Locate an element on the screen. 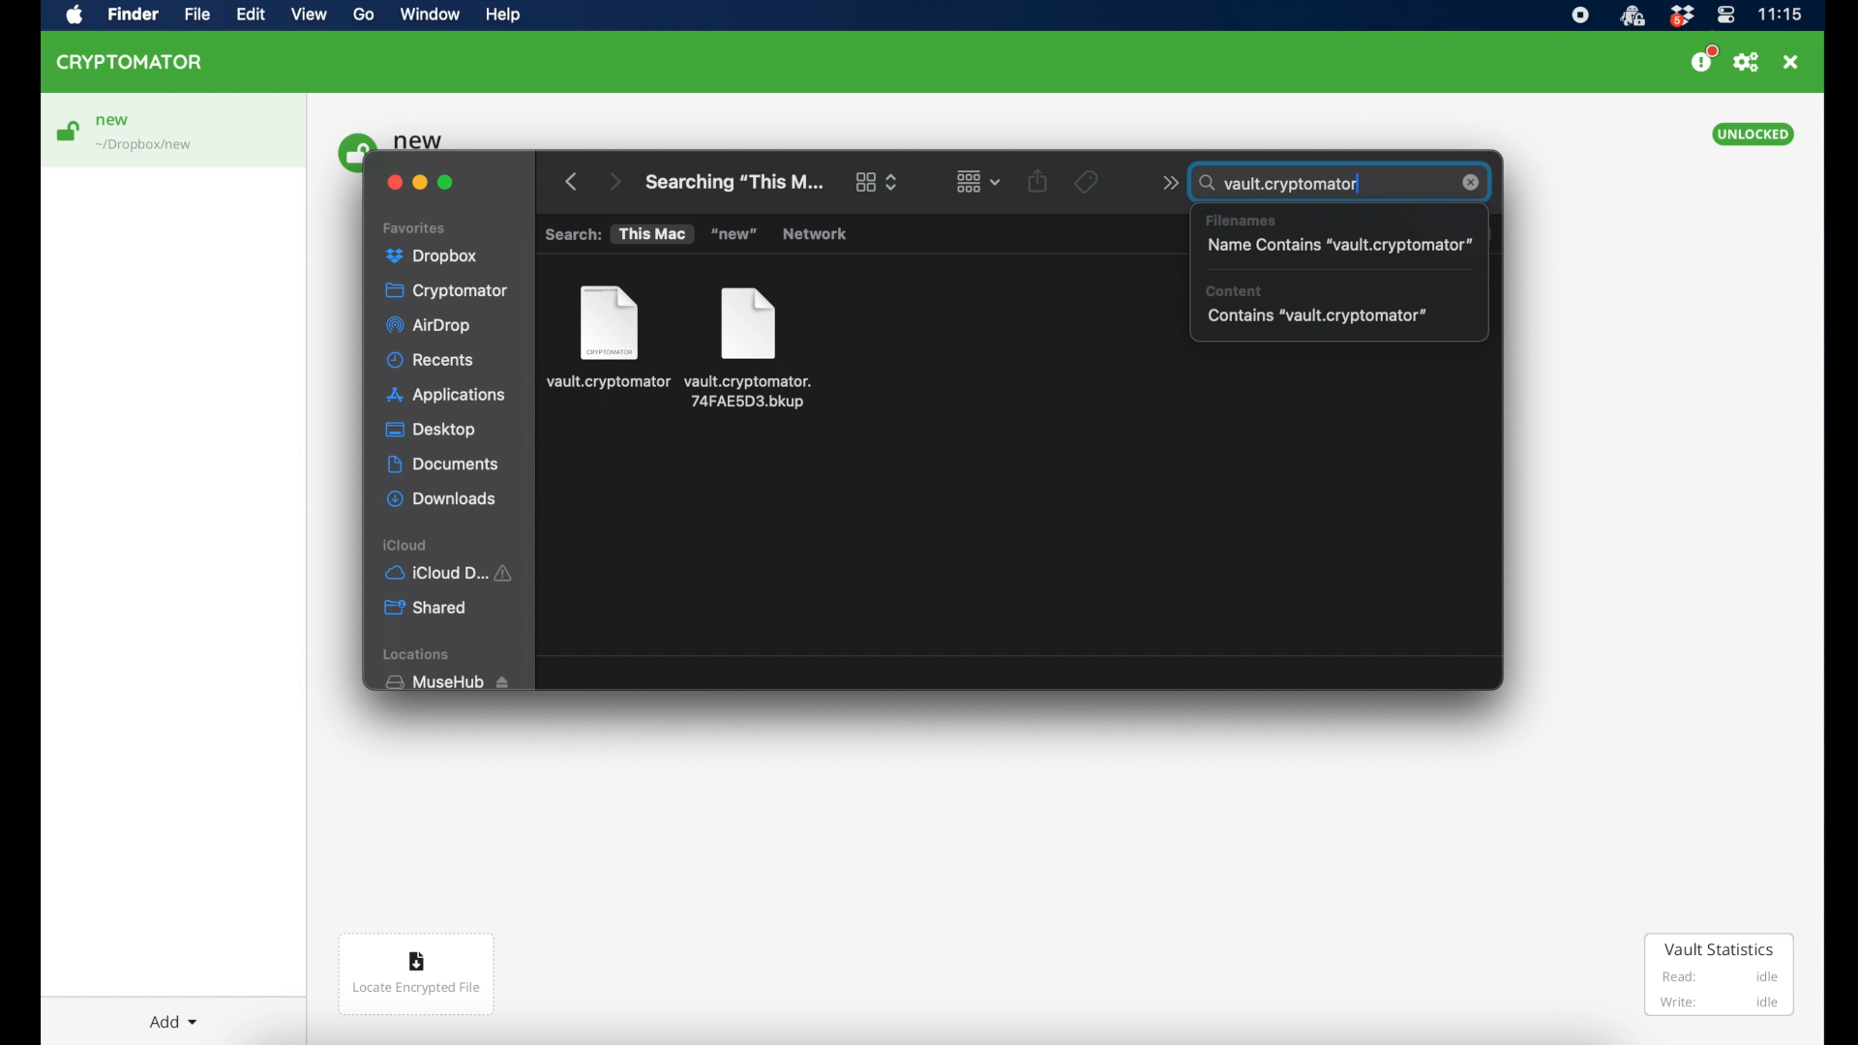 The height and width of the screenshot is (1045, 1858). contains "vault.cryptomator" is located at coordinates (1318, 316).